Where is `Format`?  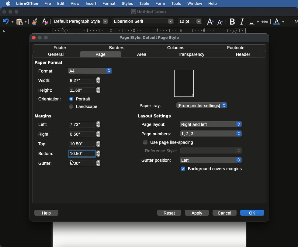 Format is located at coordinates (109, 4).